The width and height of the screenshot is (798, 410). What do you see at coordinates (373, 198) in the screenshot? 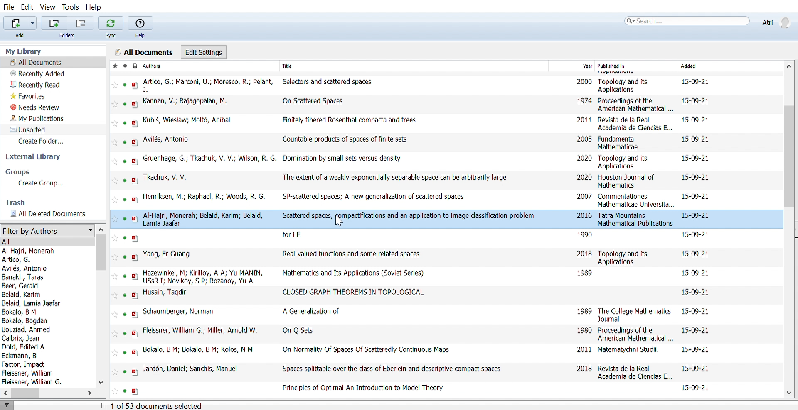
I see `SP-scattered spaces; A new generalization of scattered spaces` at bounding box center [373, 198].